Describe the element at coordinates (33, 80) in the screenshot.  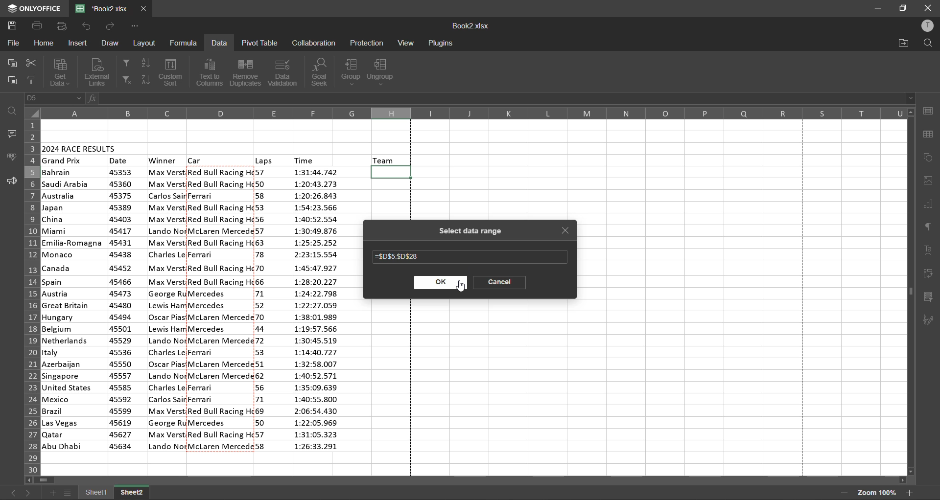
I see `copy style` at that location.